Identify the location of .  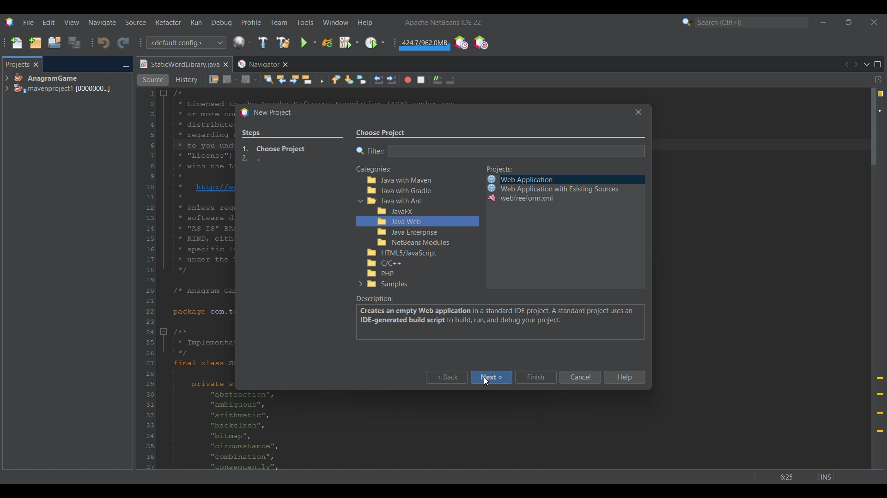
(485, 383).